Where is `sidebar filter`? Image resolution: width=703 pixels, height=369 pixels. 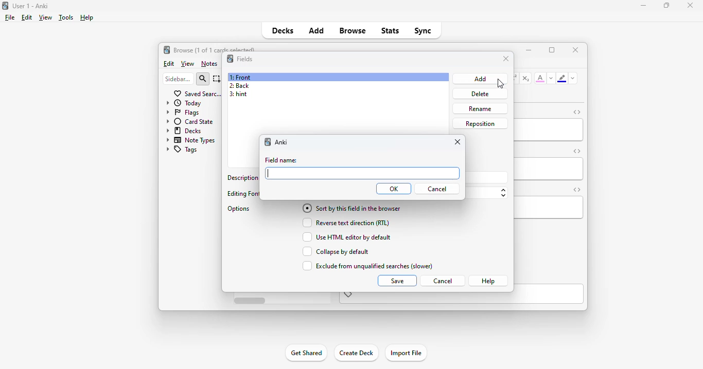 sidebar filter is located at coordinates (178, 79).